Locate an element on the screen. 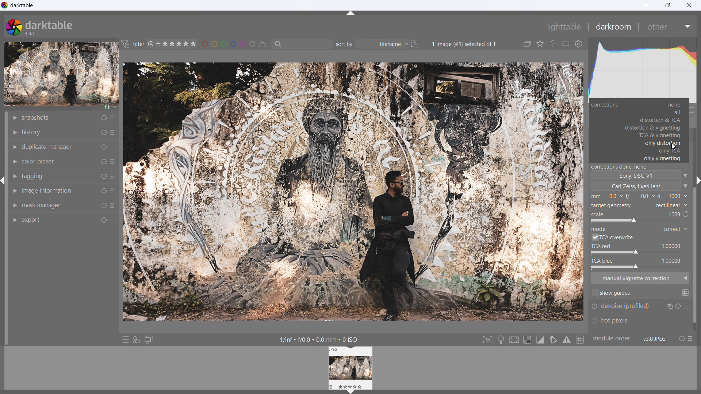  show module is located at coordinates (15, 175).